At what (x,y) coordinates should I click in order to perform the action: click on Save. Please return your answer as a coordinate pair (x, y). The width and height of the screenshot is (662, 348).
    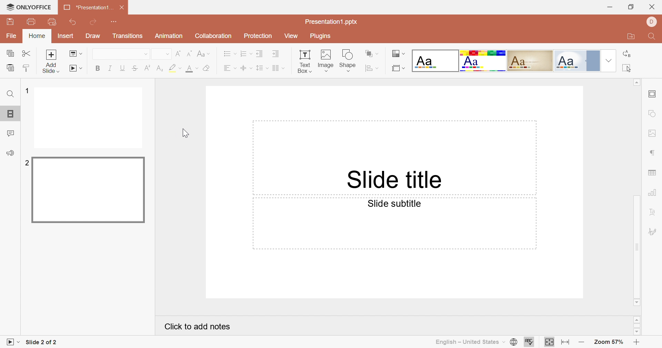
    Looking at the image, I should click on (10, 22).